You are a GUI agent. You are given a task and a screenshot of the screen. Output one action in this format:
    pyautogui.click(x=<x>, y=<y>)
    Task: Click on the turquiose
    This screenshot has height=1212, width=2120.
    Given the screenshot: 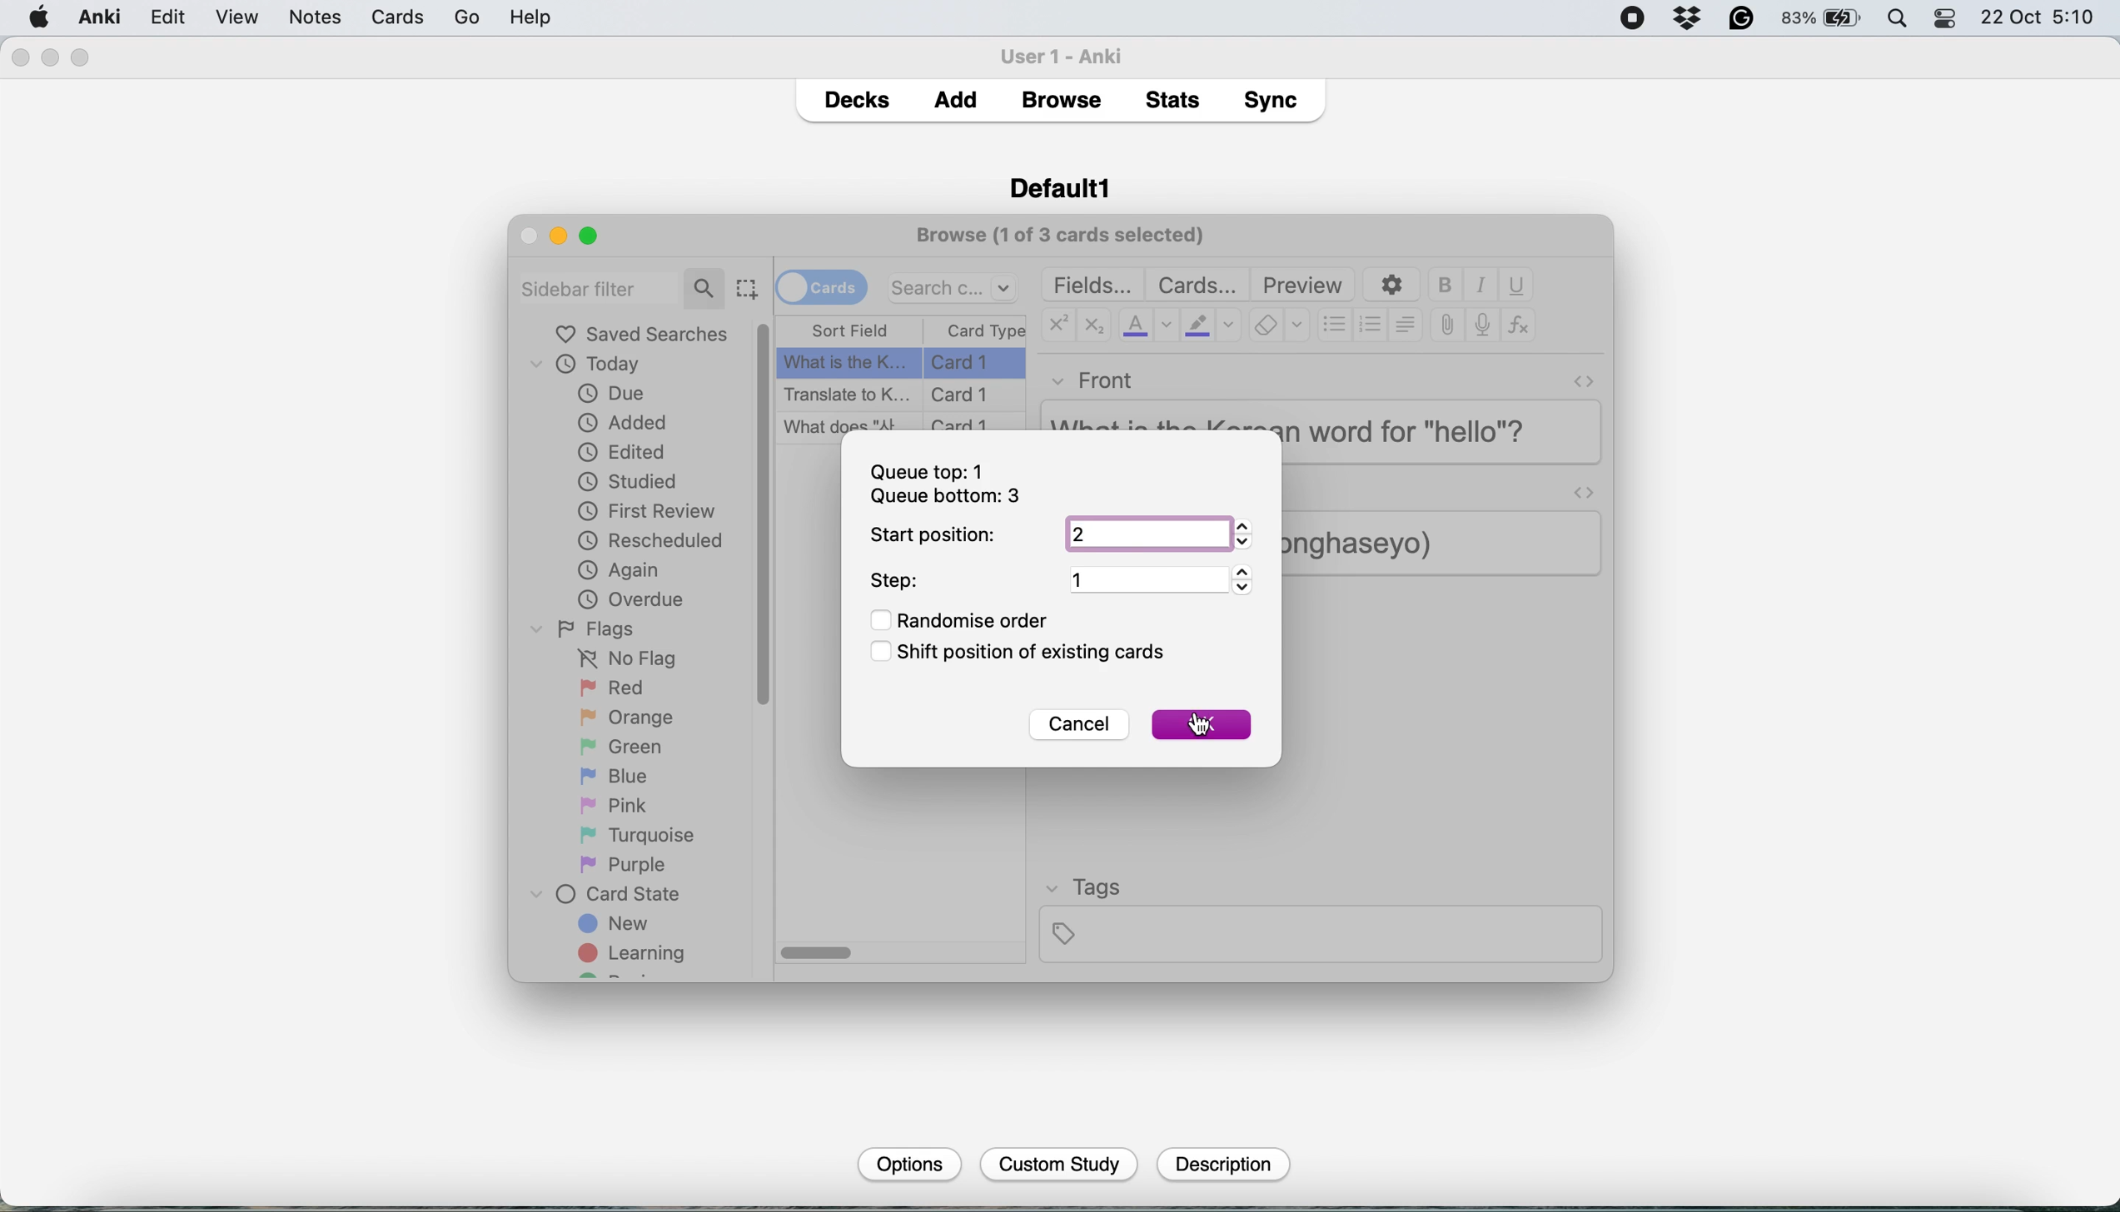 What is the action you would take?
    pyautogui.click(x=634, y=835)
    